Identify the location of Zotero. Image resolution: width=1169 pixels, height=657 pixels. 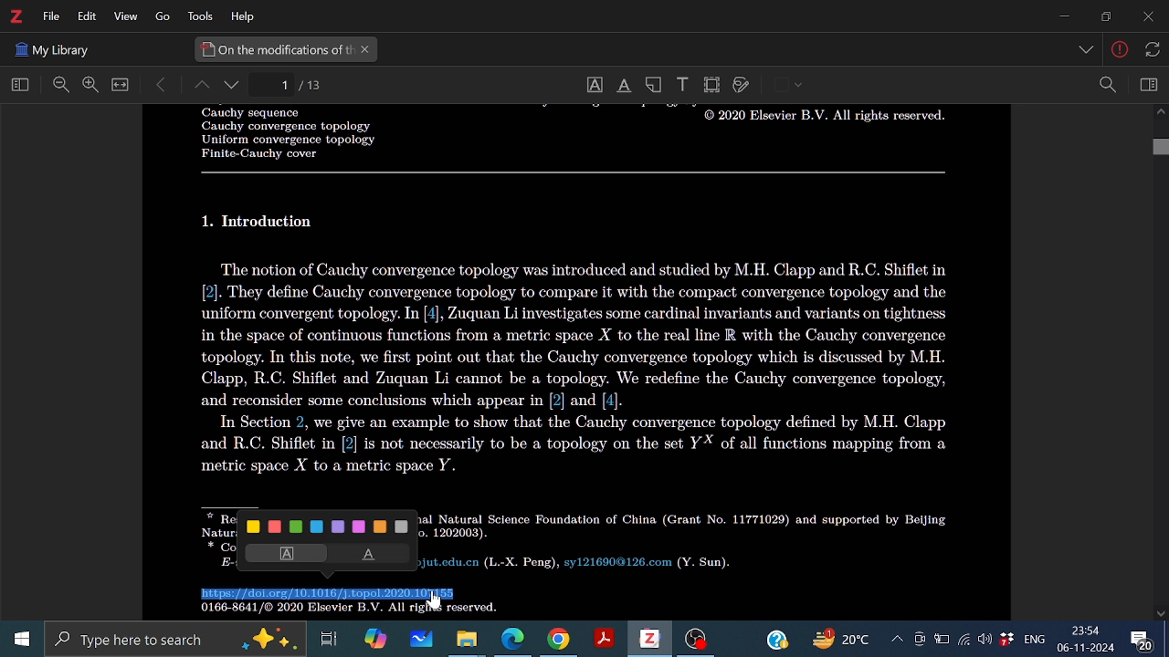
(648, 639).